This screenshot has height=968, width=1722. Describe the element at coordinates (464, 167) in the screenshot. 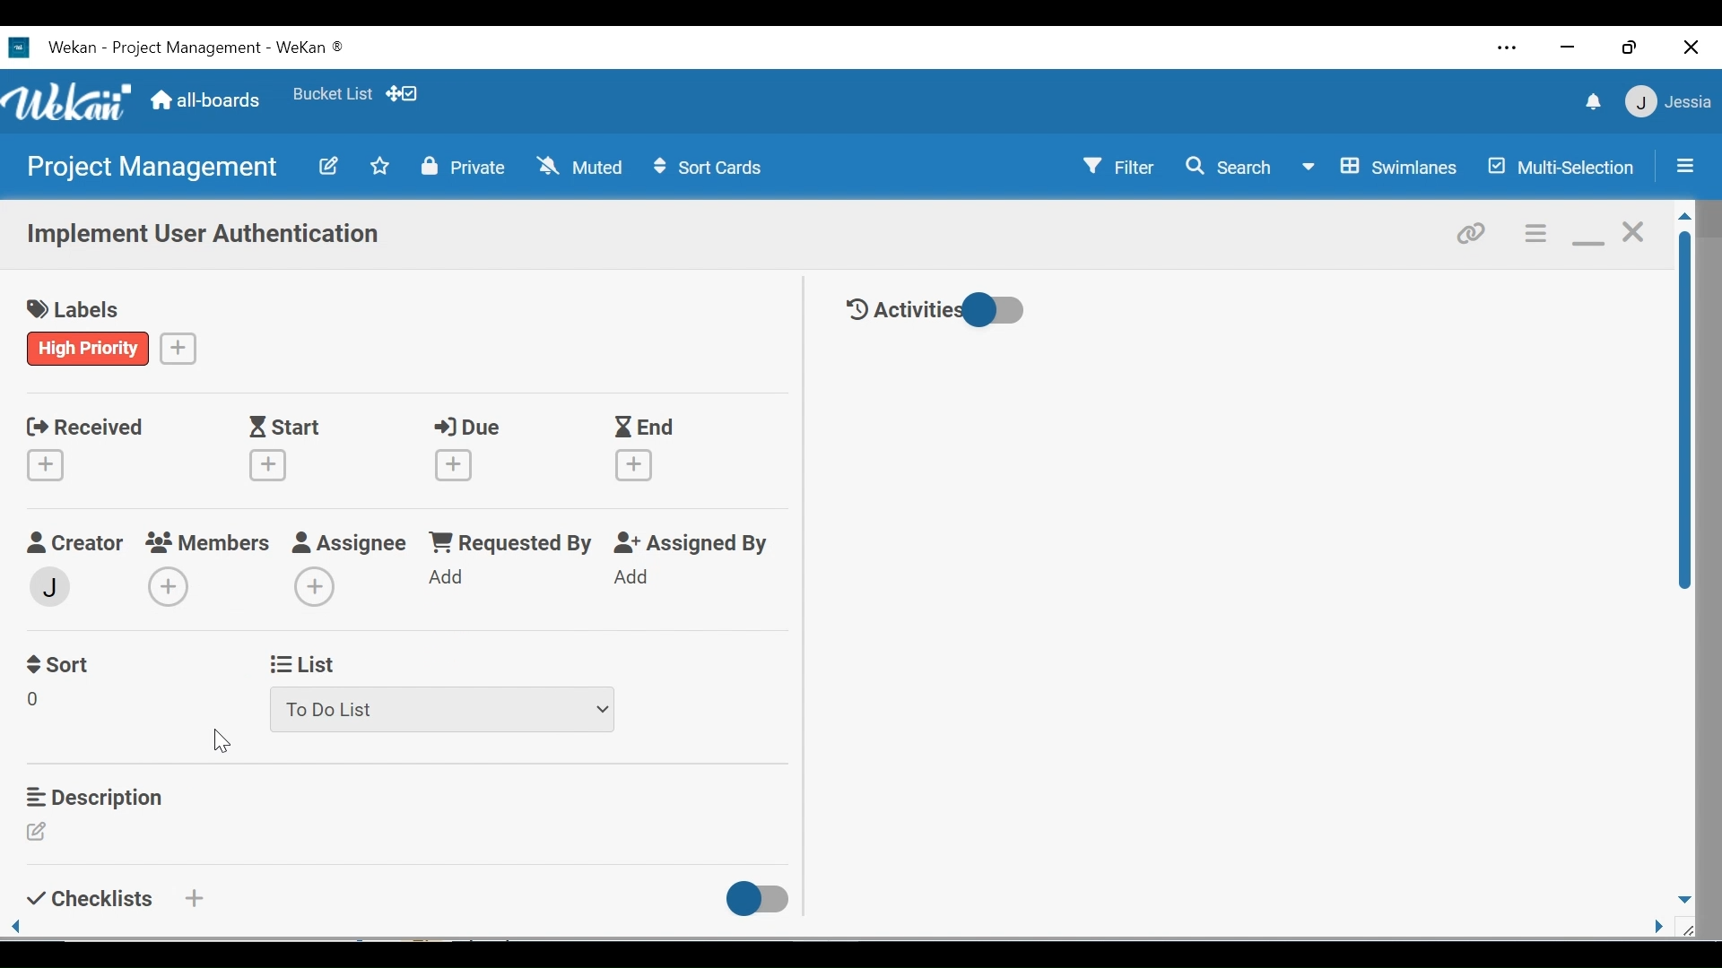

I see `Private` at that location.